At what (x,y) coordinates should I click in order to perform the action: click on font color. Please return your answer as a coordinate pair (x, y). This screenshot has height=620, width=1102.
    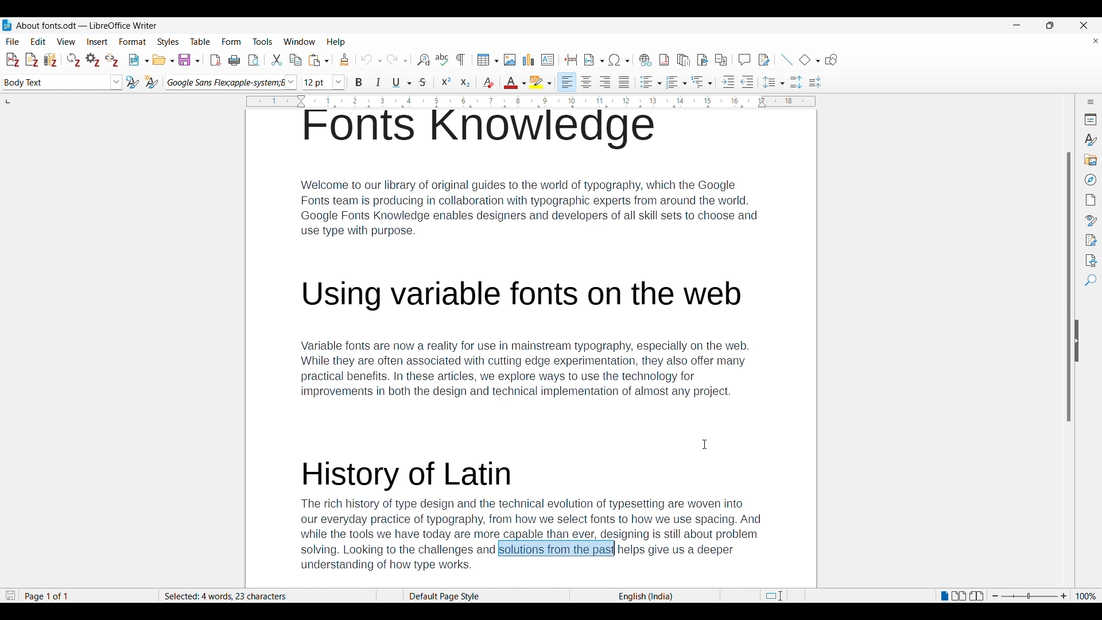
    Looking at the image, I should click on (514, 83).